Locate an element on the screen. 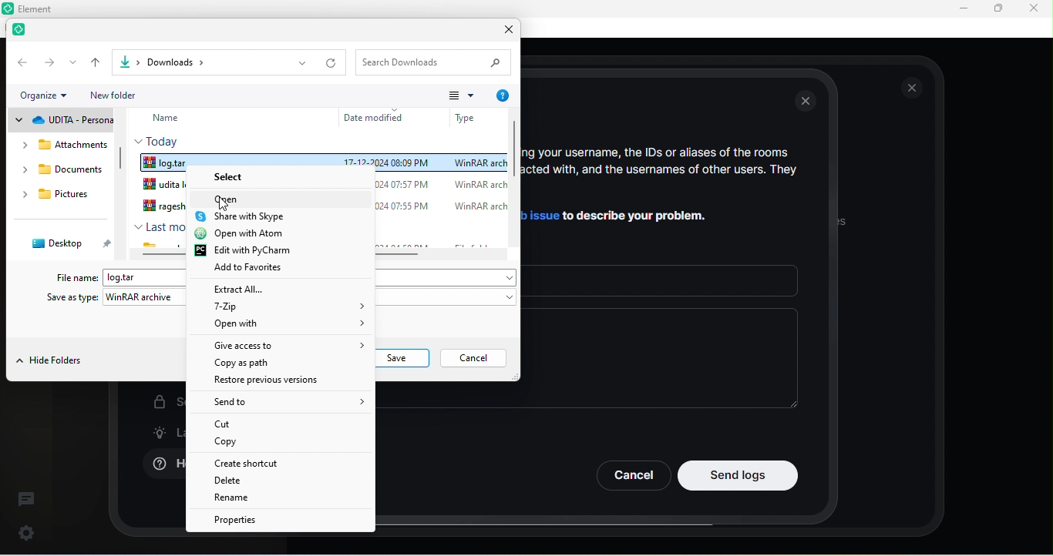 The width and height of the screenshot is (1053, 556). search is located at coordinates (436, 62).